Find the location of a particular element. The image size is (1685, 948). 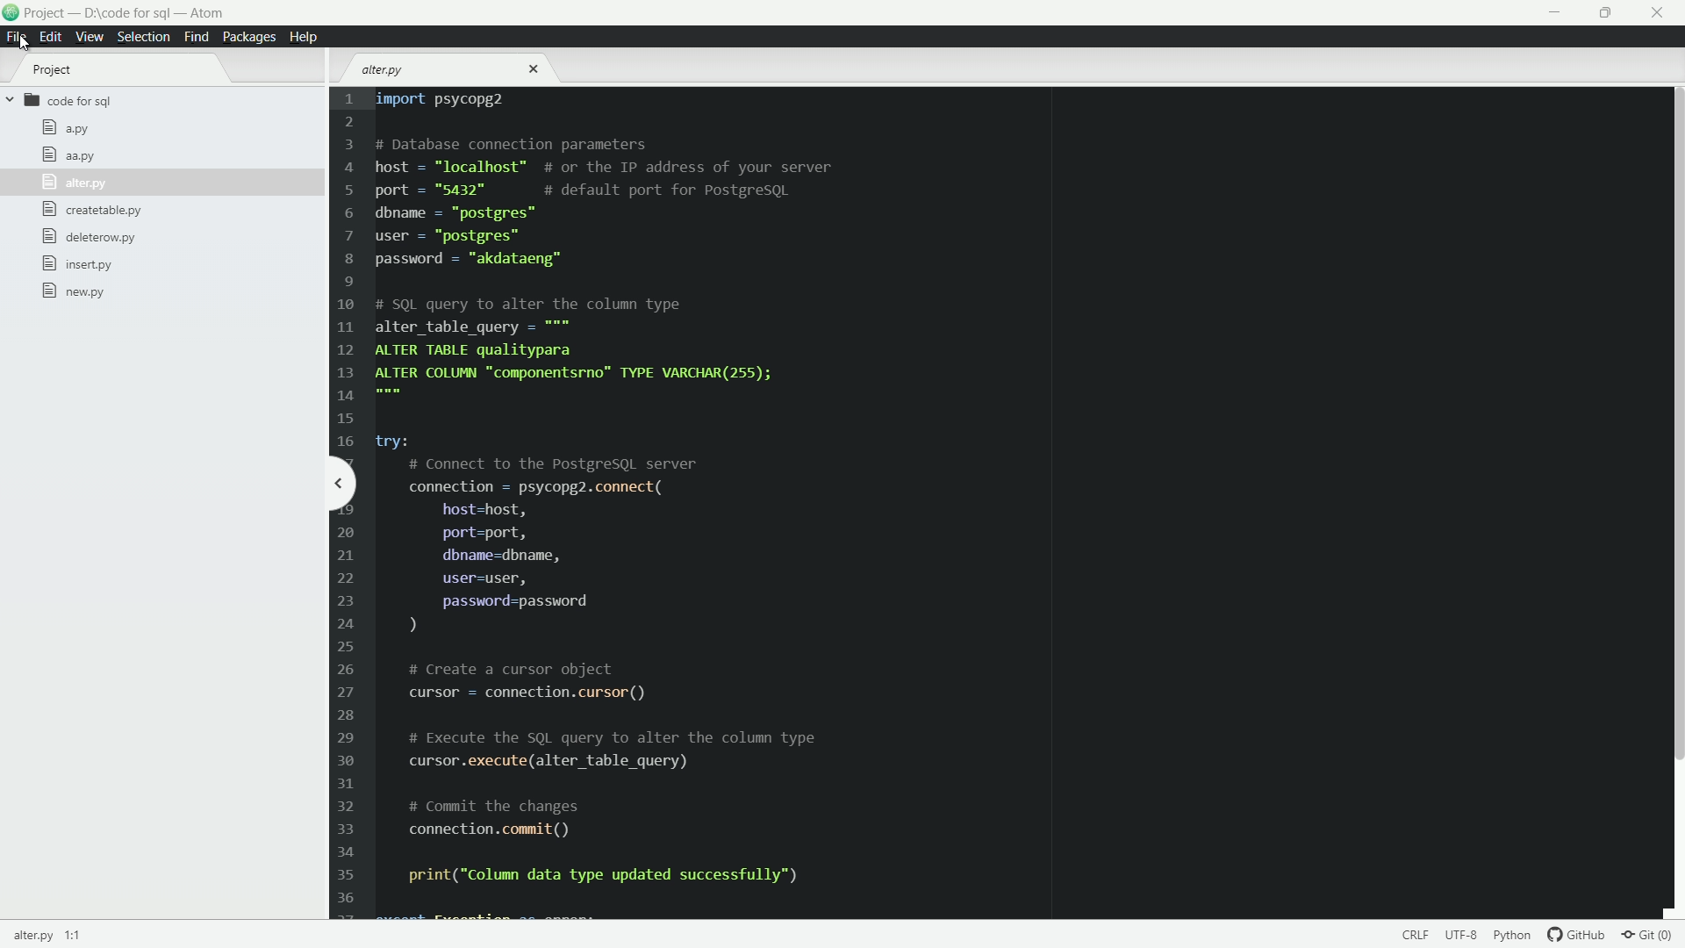

insert.py file is located at coordinates (79, 263).